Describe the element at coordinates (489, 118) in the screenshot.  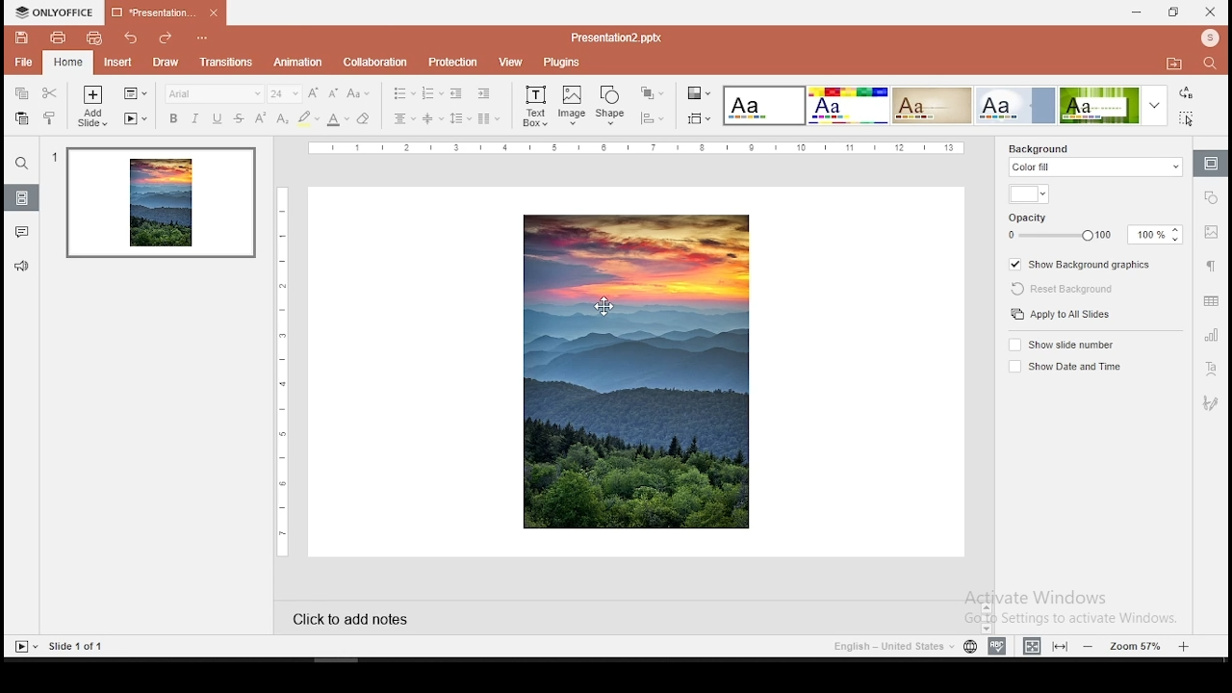
I see `columns` at that location.